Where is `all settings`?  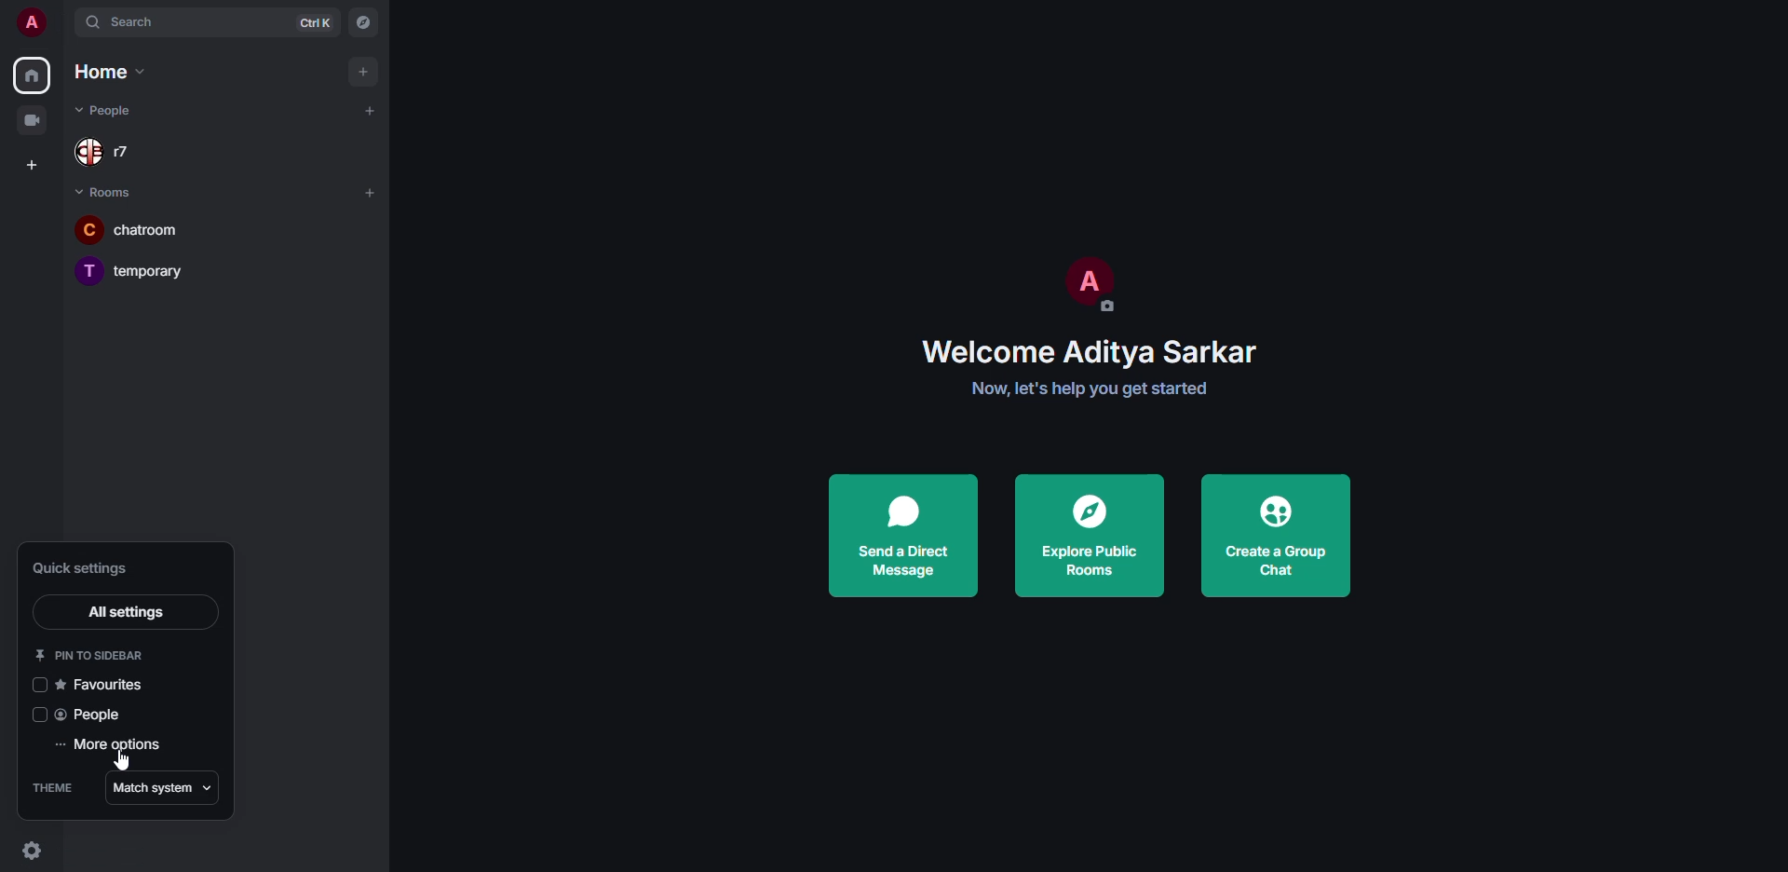 all settings is located at coordinates (129, 612).